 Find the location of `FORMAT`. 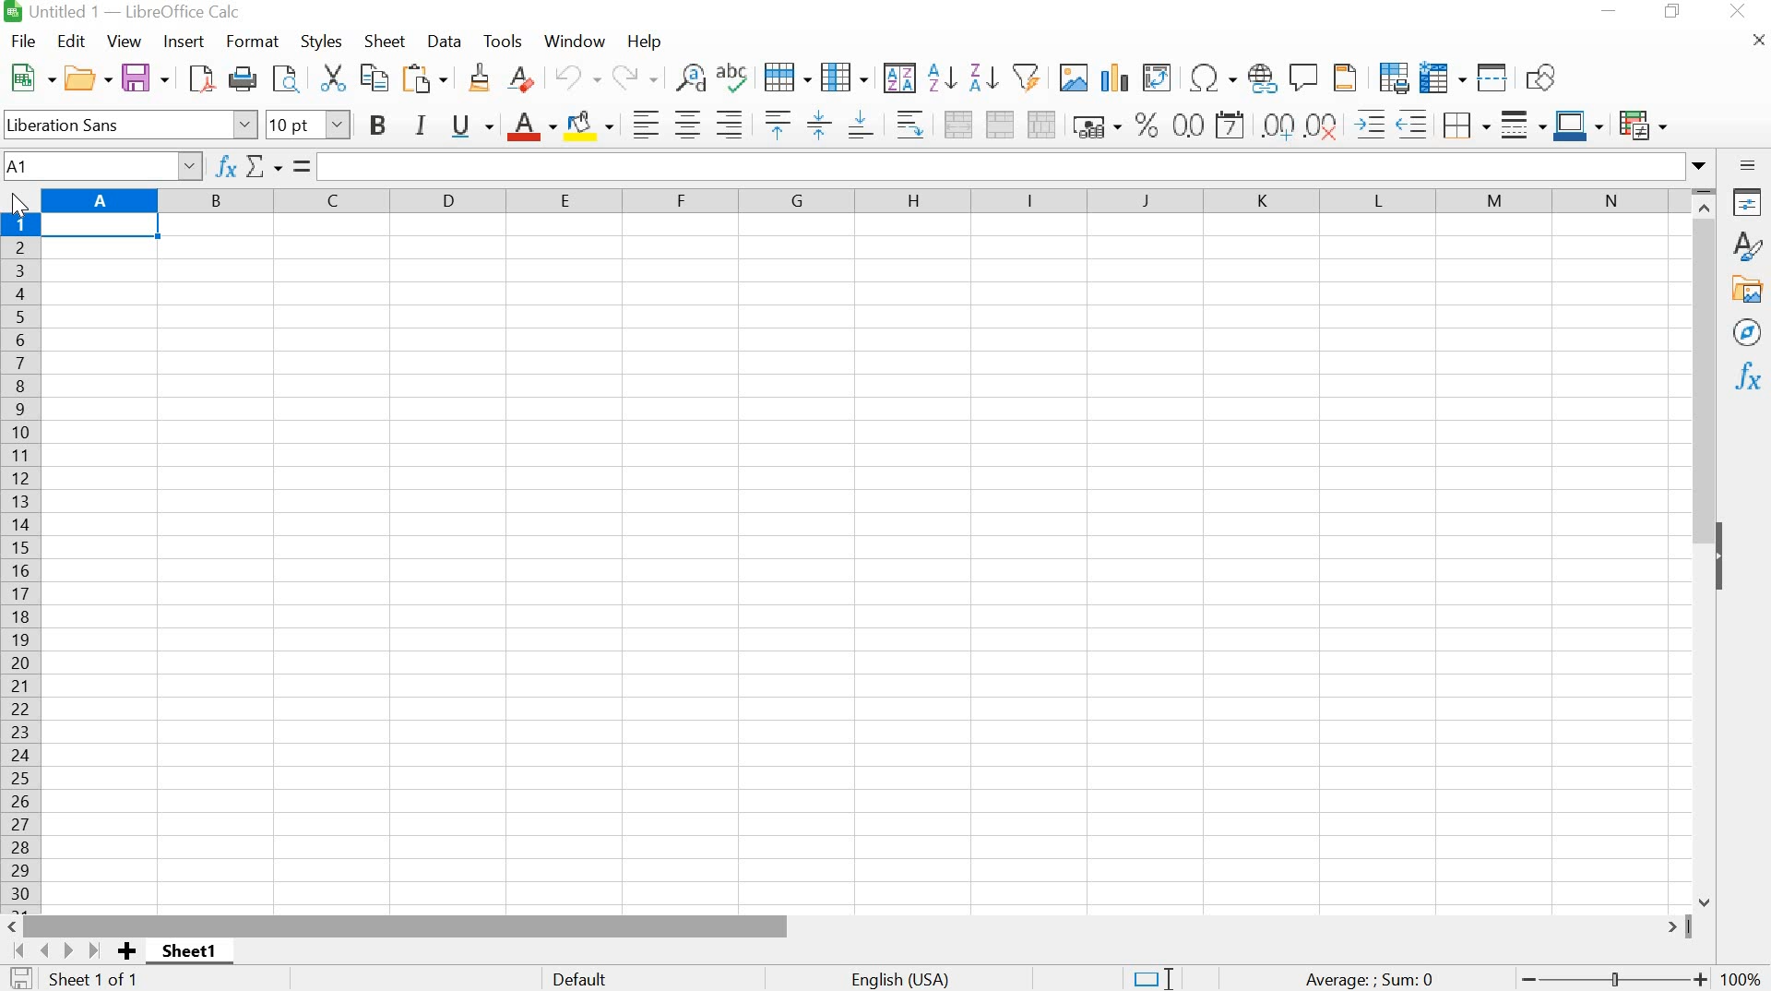

FORMAT is located at coordinates (250, 41).